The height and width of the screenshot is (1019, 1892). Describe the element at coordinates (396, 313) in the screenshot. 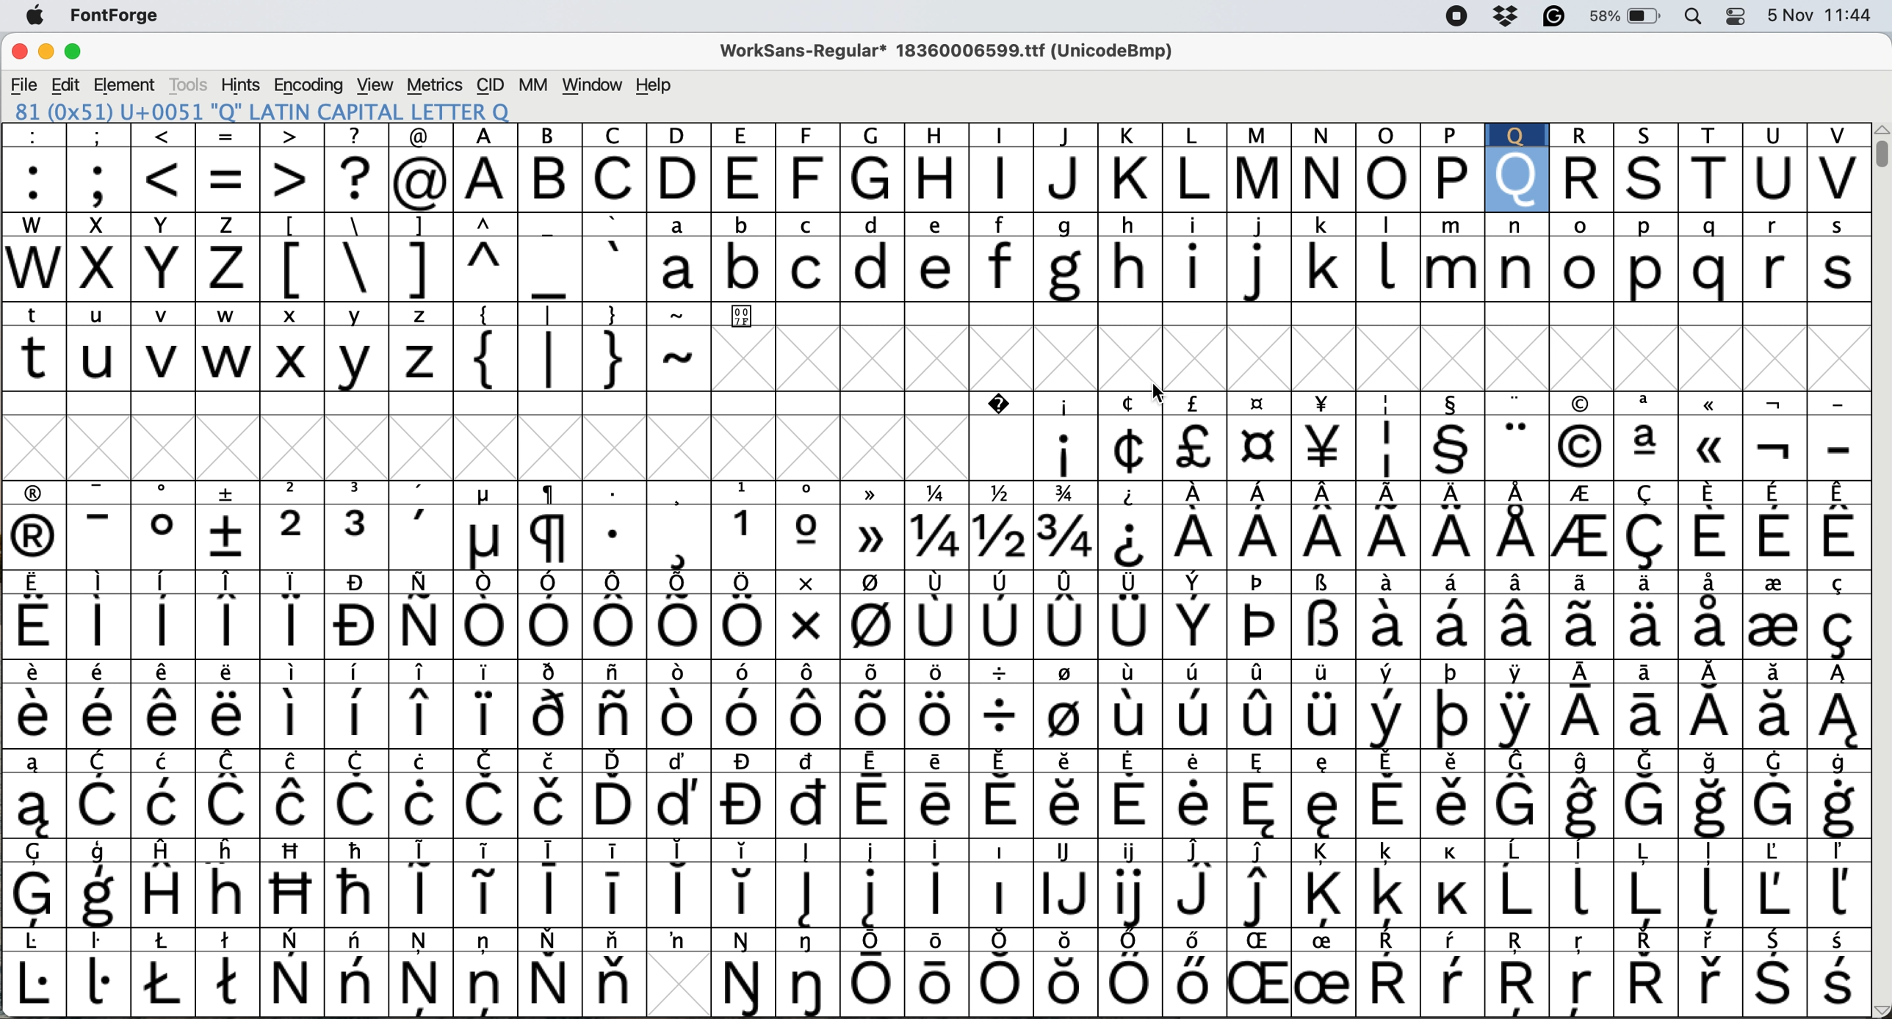

I see `text` at that location.